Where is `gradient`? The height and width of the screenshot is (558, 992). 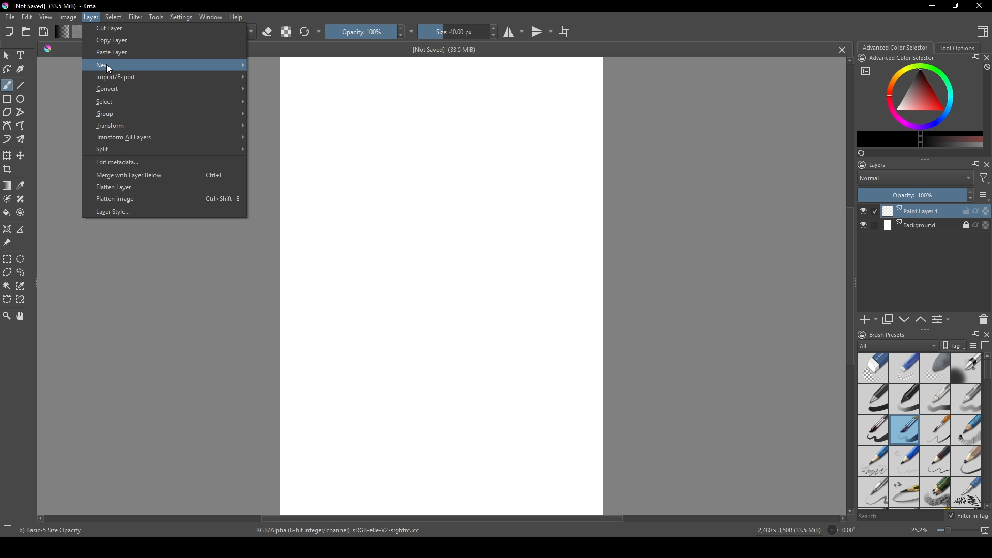
gradient is located at coordinates (7, 185).